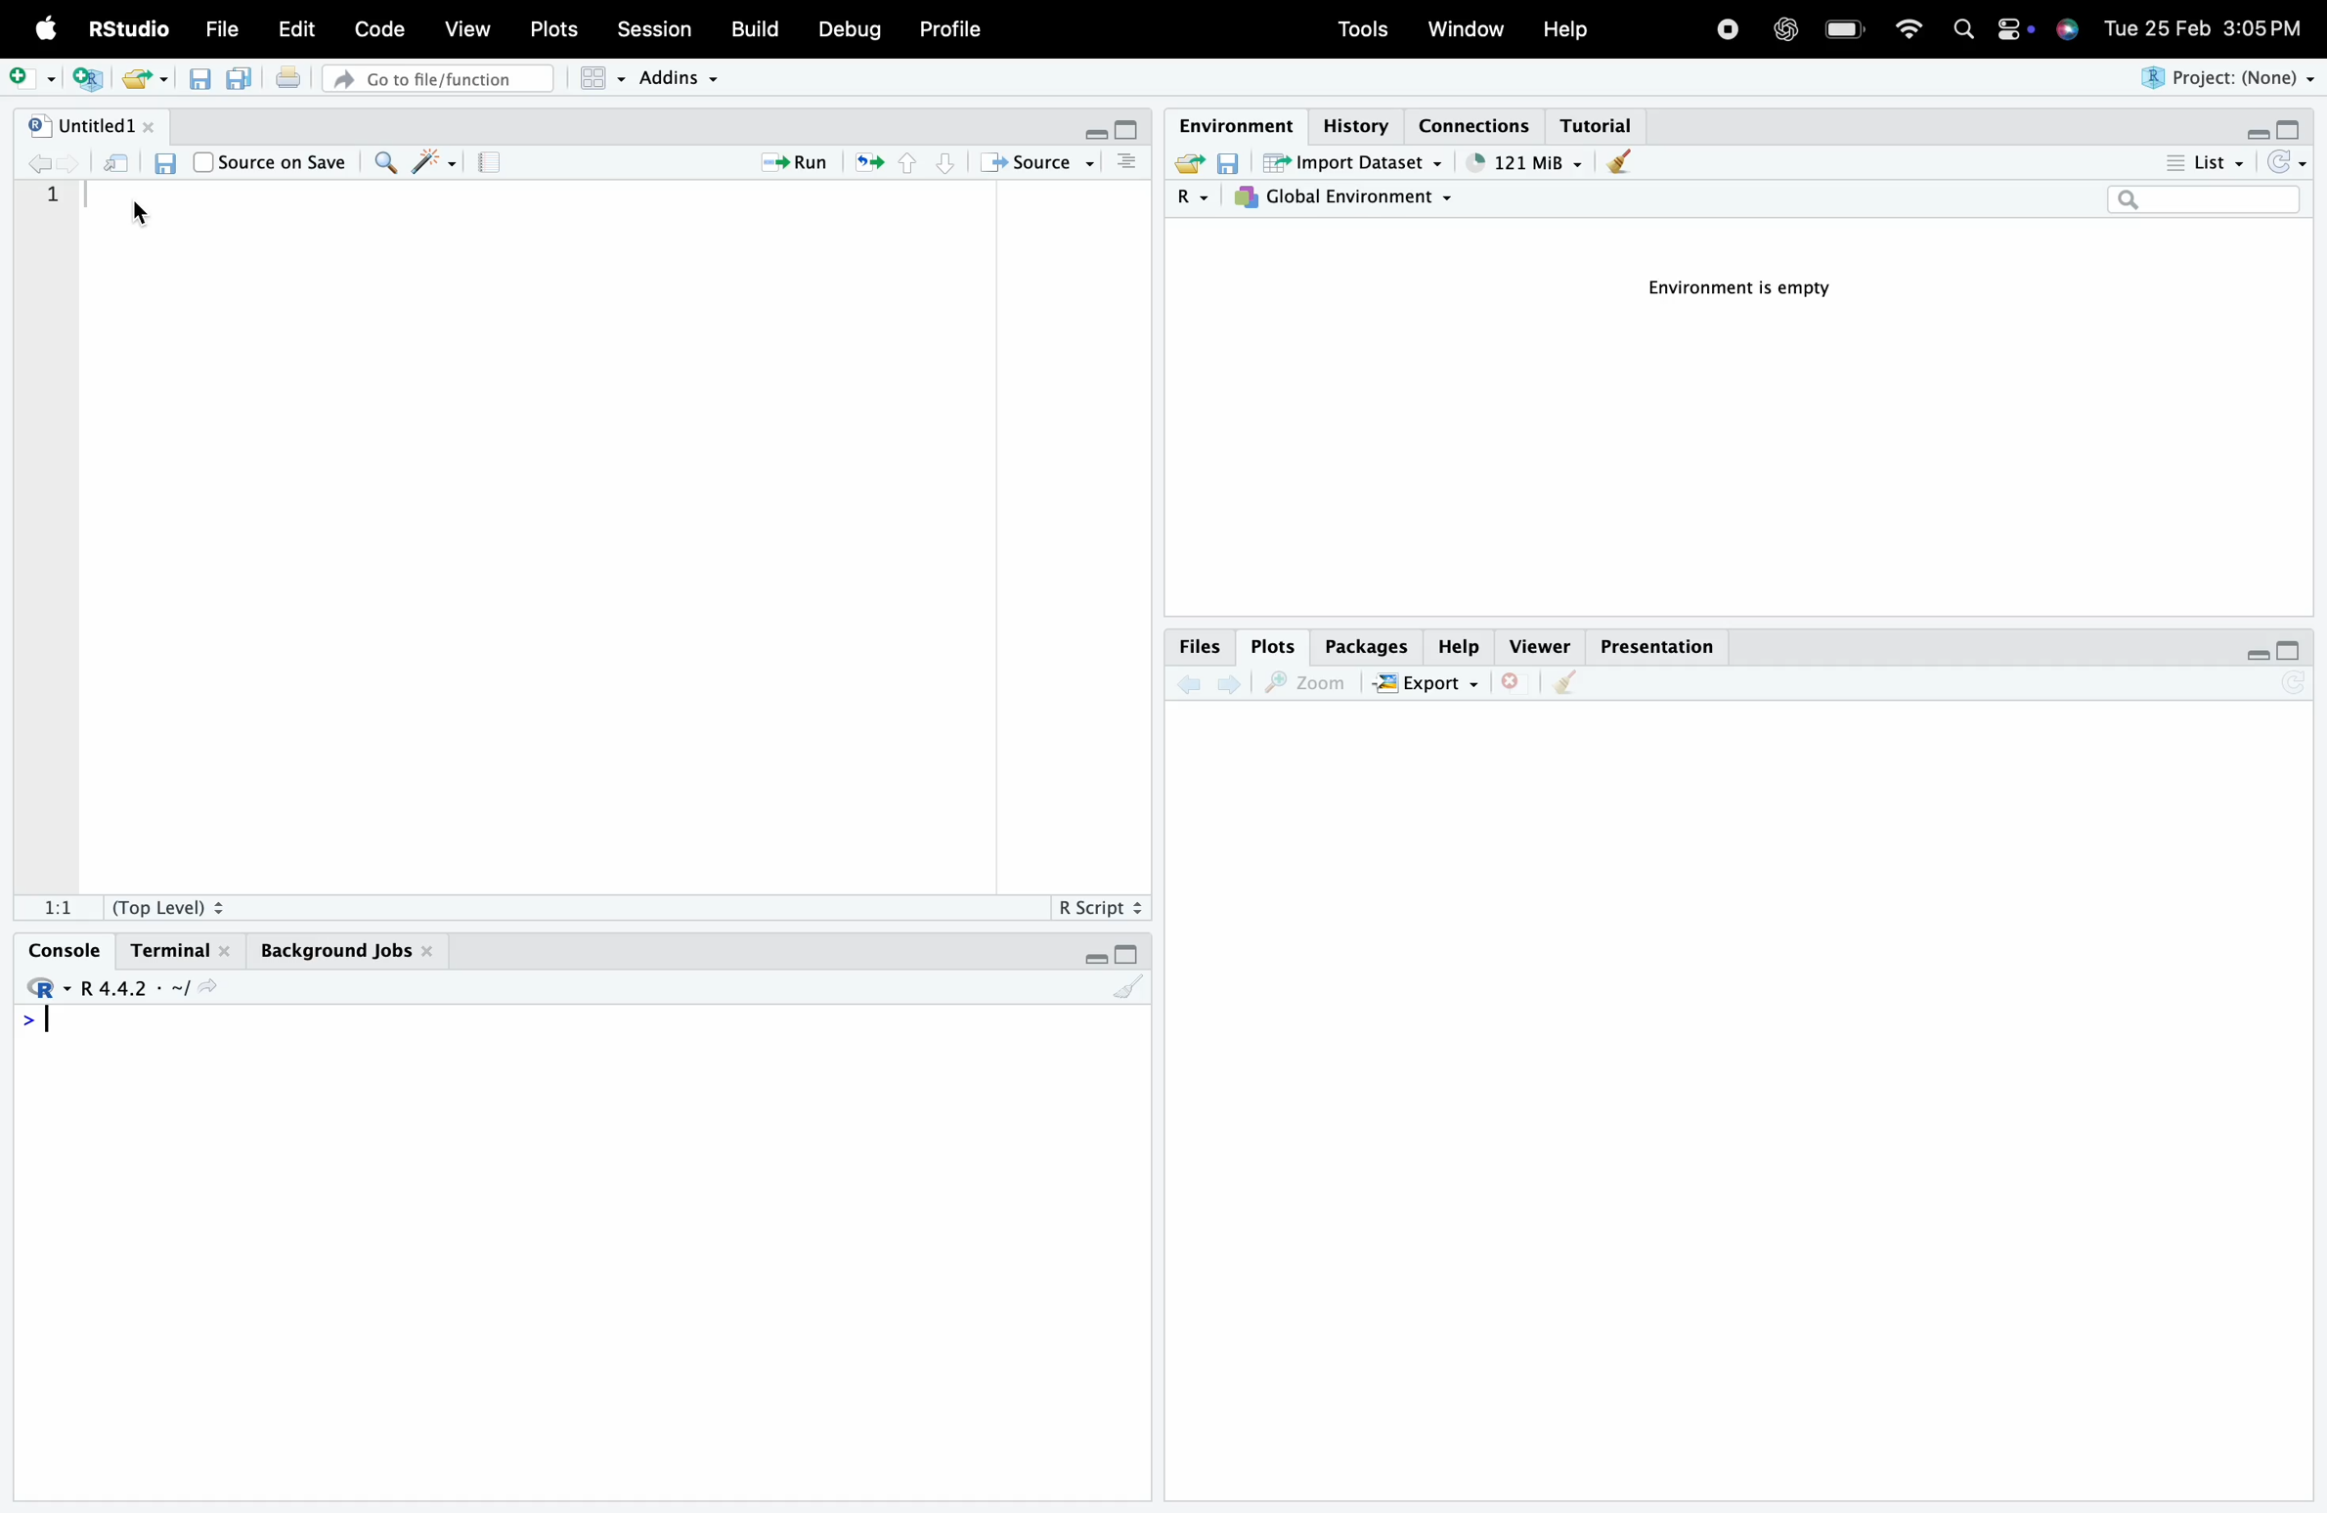 Image resolution: width=2327 pixels, height=1513 pixels. I want to click on Re-run the previous code region (Ctrl + Alt + P), so click(865, 163).